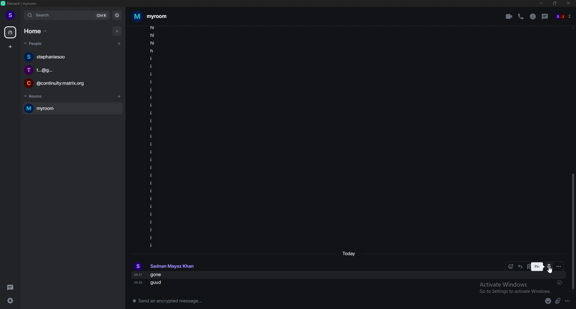  I want to click on reply, so click(520, 266).